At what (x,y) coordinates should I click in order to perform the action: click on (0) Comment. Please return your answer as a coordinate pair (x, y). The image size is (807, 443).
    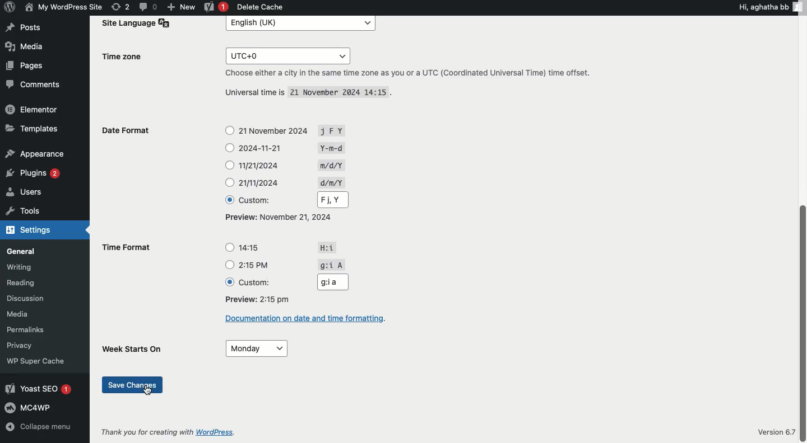
    Looking at the image, I should click on (147, 7).